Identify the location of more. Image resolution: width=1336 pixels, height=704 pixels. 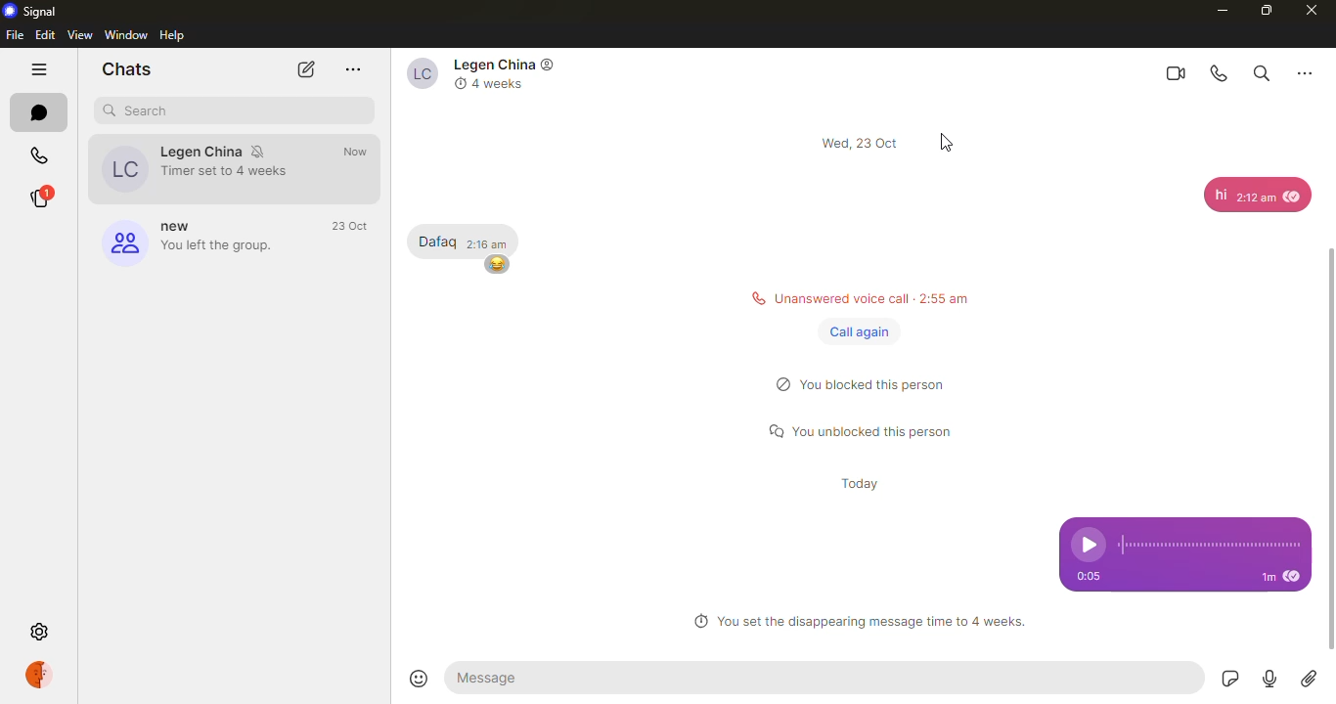
(1304, 73).